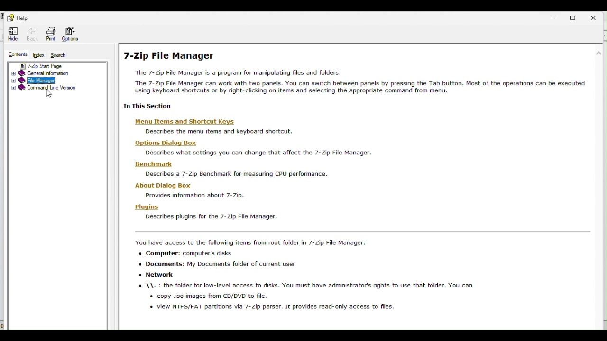 Image resolution: width=607 pixels, height=341 pixels. I want to click on plugins, so click(147, 207).